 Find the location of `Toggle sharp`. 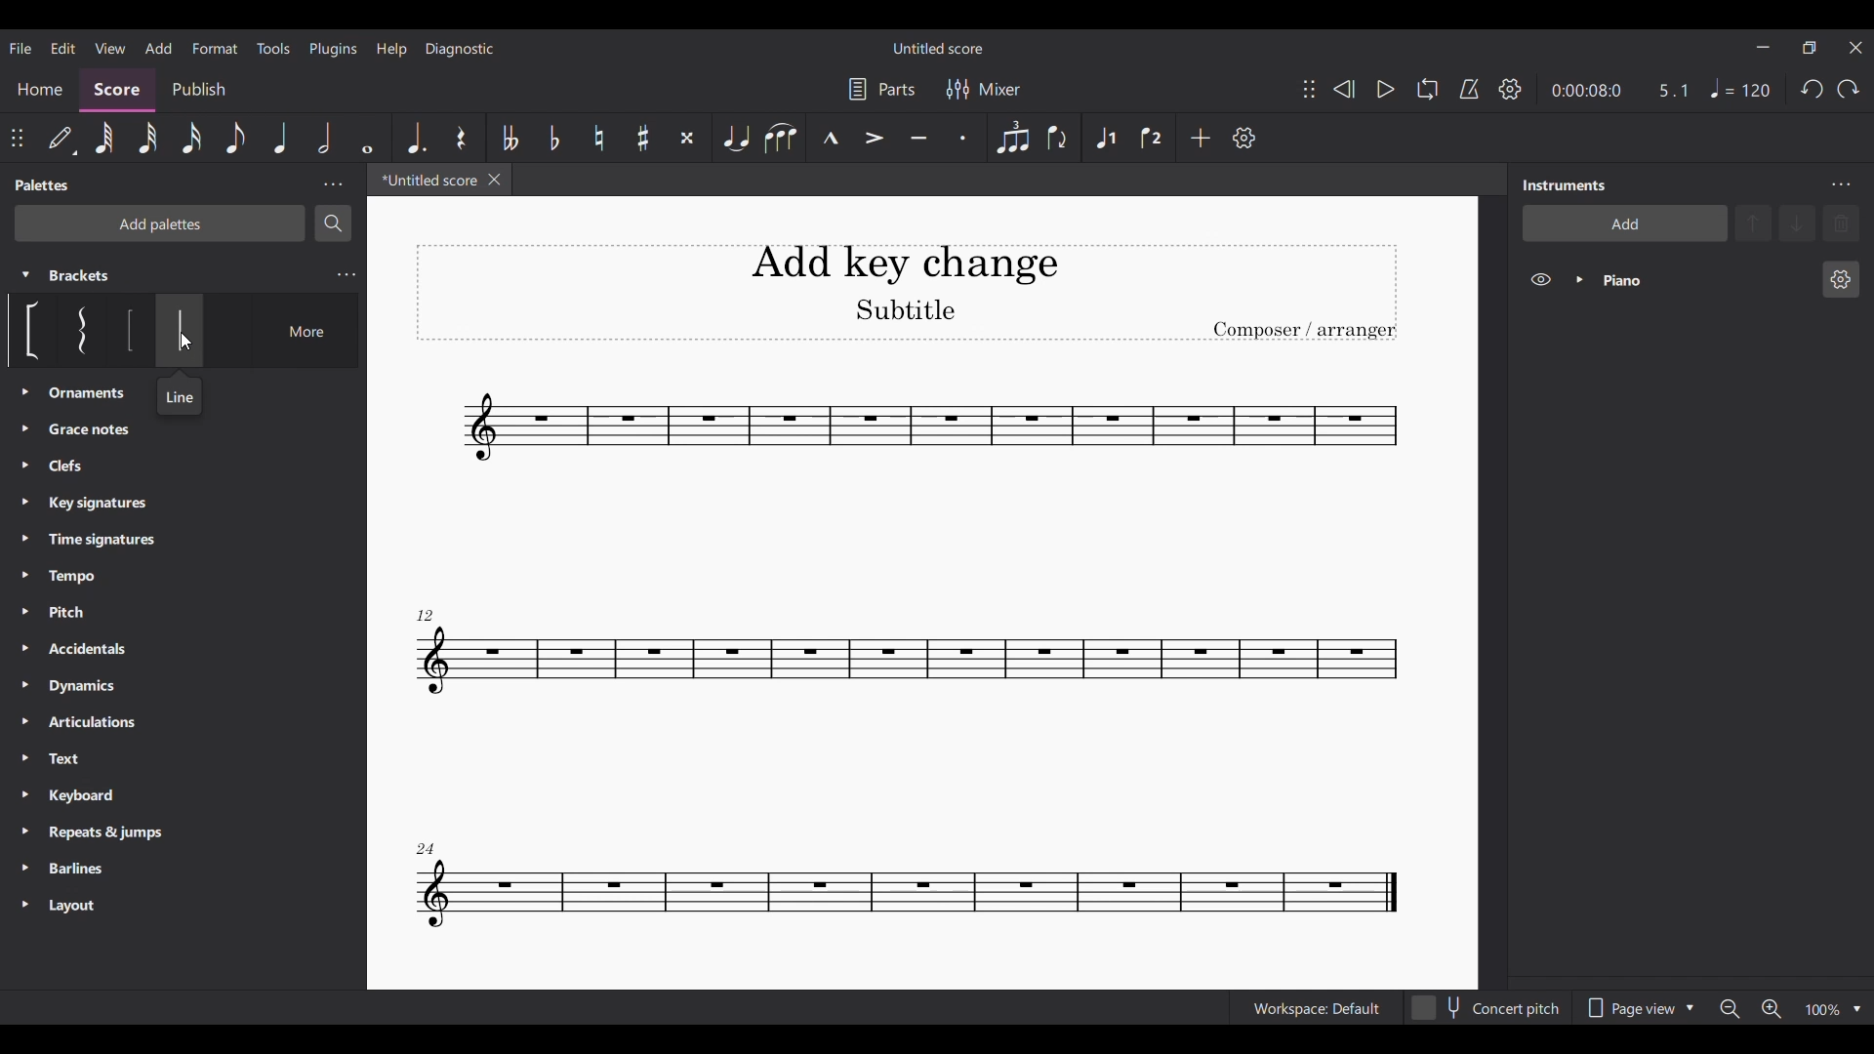

Toggle sharp is located at coordinates (644, 139).